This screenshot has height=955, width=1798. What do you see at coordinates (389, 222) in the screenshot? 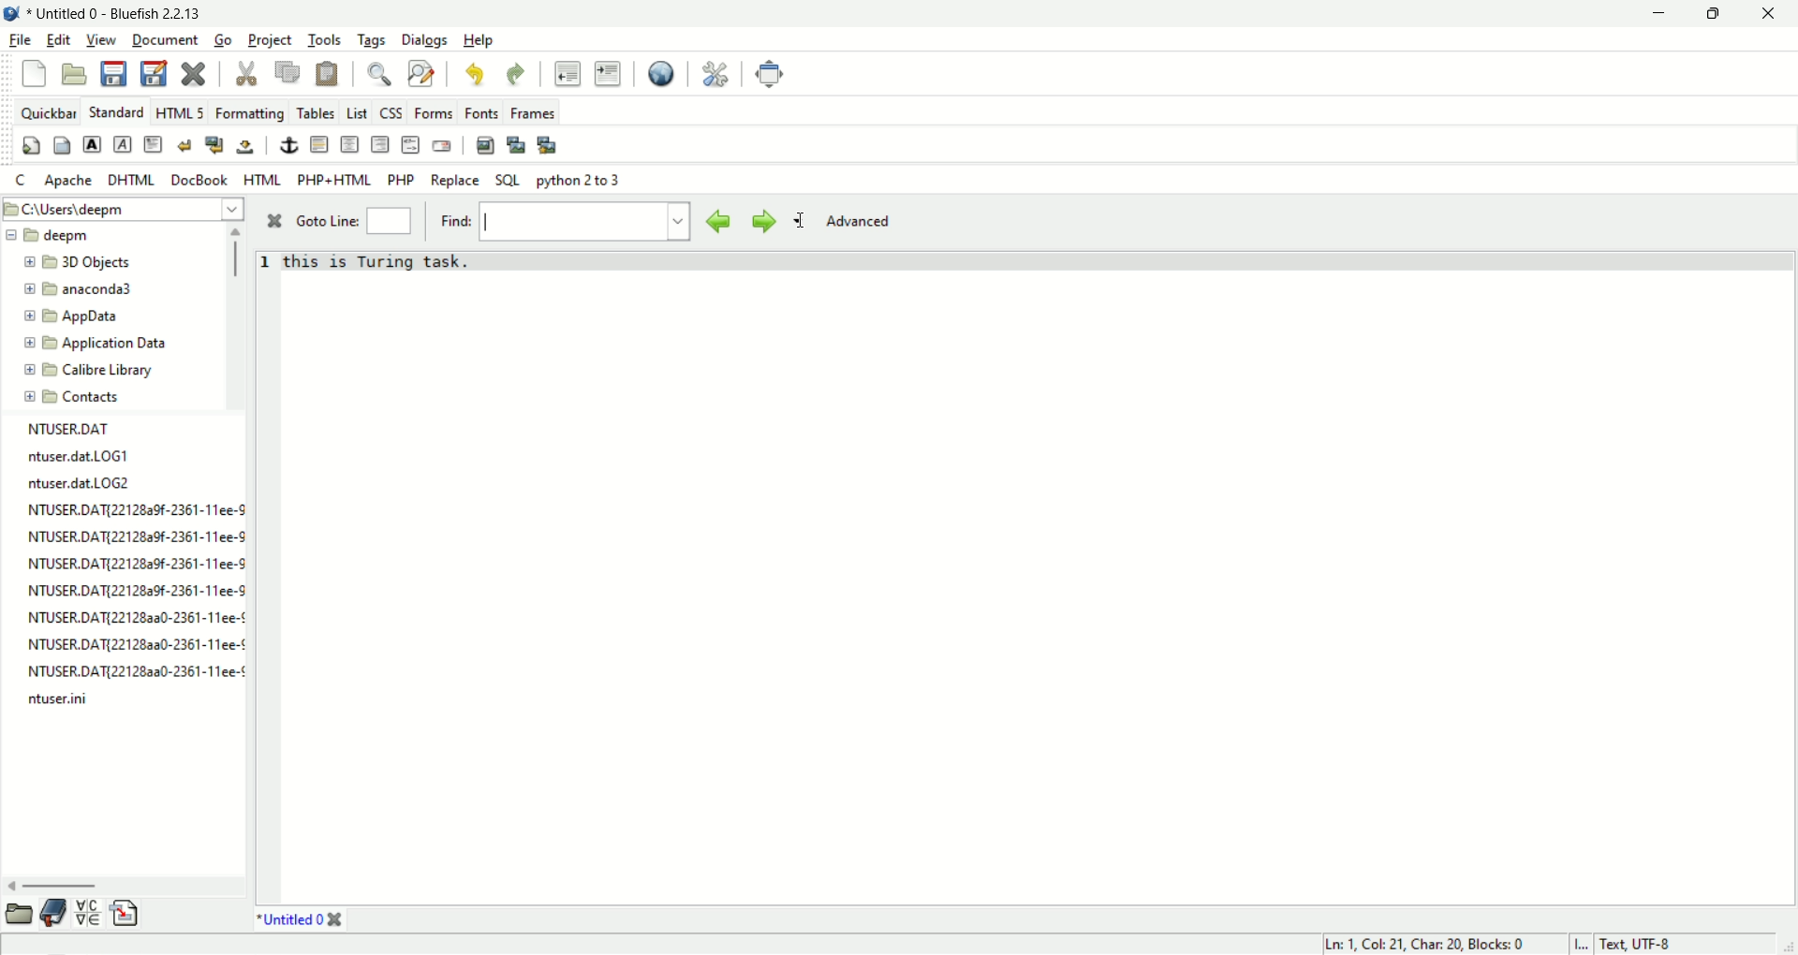
I see `goto line number` at bounding box center [389, 222].